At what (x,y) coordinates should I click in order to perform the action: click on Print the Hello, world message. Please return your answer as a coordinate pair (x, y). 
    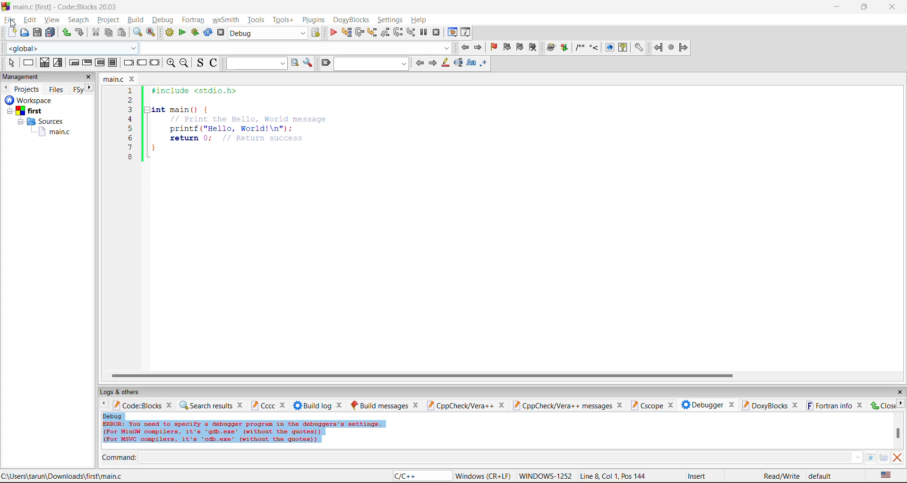
    Looking at the image, I should click on (249, 119).